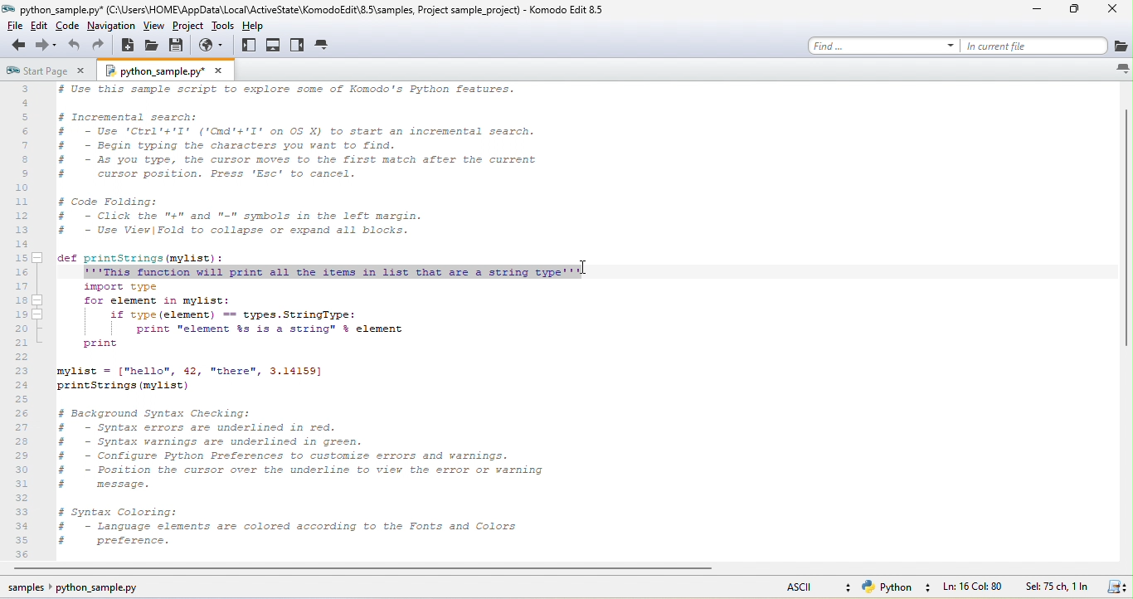 This screenshot has height=599, width=1133. I want to click on tools, so click(225, 26).